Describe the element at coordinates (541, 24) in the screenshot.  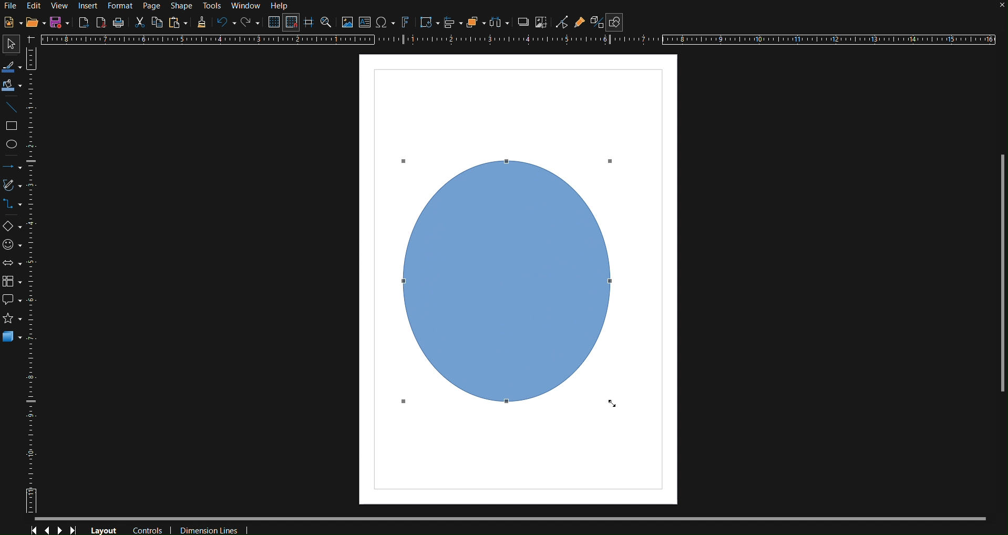
I see `Crop Image` at that location.